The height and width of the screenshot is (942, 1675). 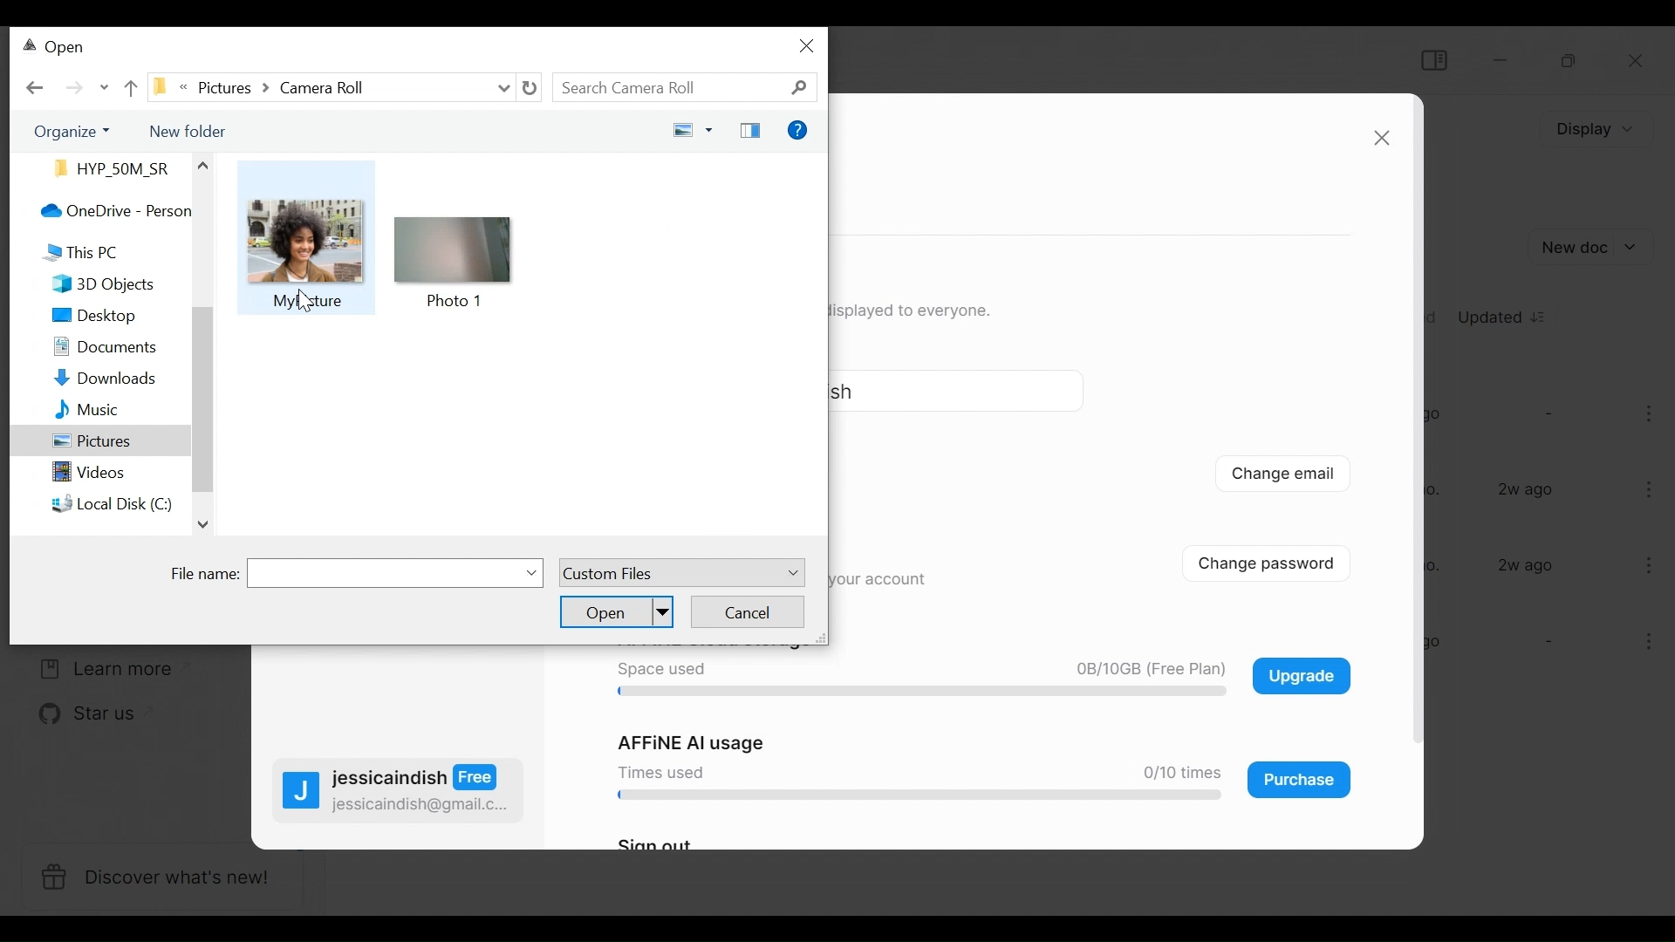 What do you see at coordinates (1637, 63) in the screenshot?
I see `Close` at bounding box center [1637, 63].